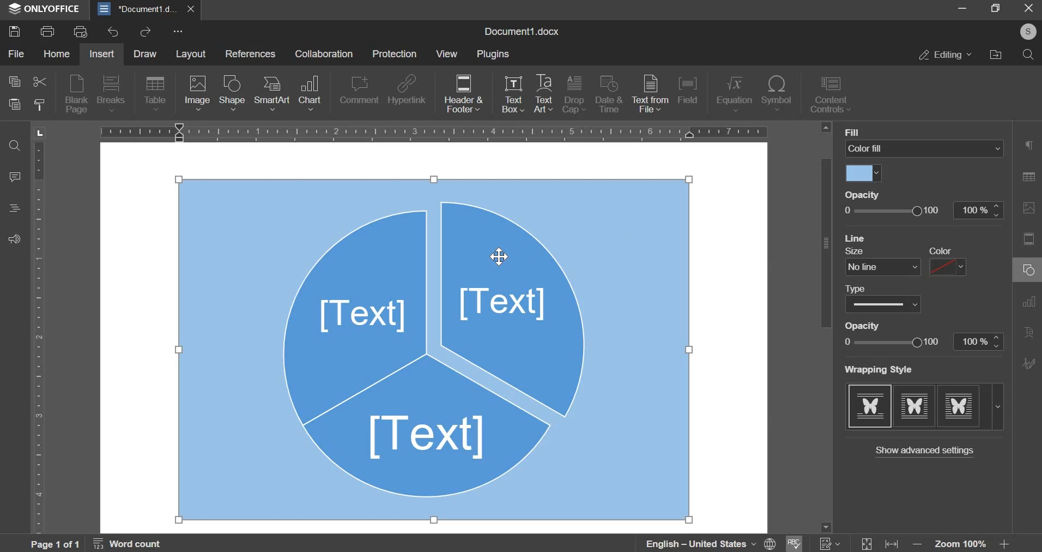 This screenshot has width=1042, height=552. What do you see at coordinates (871, 194) in the screenshot?
I see `` at bounding box center [871, 194].